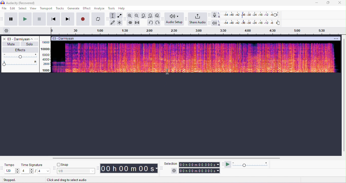 Image resolution: width=346 pixels, height=183 pixels. Describe the element at coordinates (171, 164) in the screenshot. I see `selection` at that location.